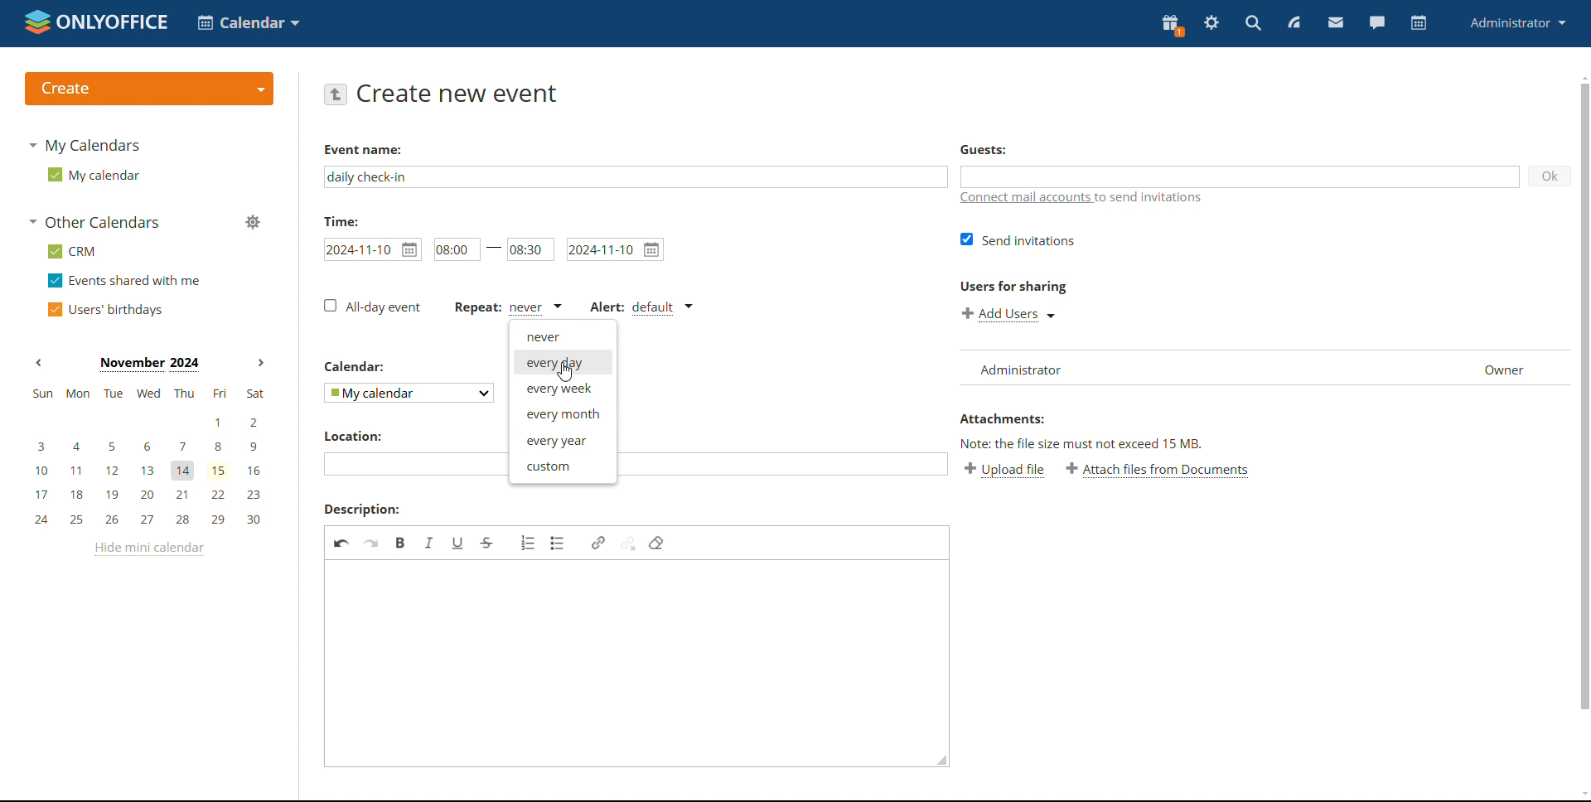 This screenshot has width=1591, height=802. I want to click on event name:, so click(377, 150).